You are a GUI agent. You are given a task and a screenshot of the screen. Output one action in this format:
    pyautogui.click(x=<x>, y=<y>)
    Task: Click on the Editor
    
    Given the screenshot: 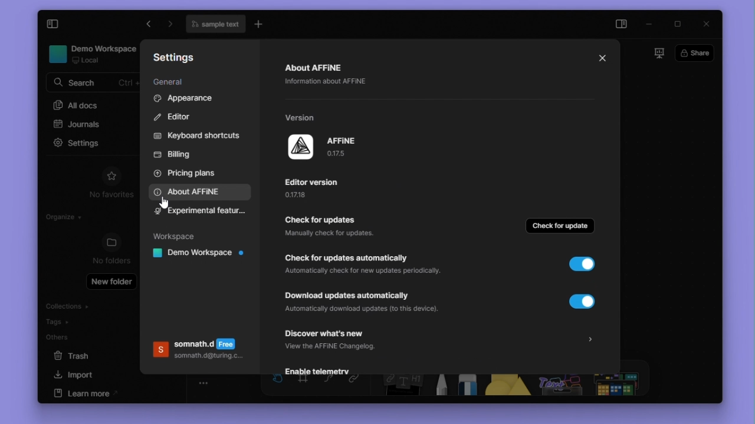 What is the action you would take?
    pyautogui.click(x=176, y=116)
    